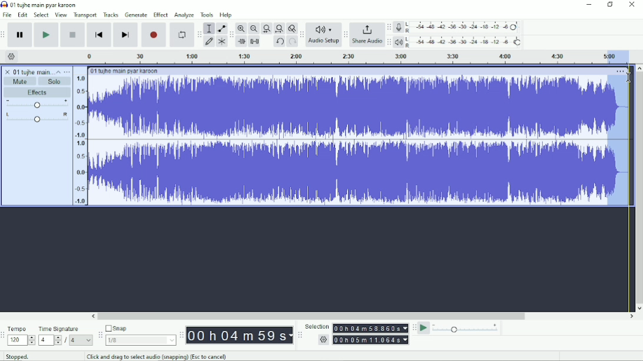 The height and width of the screenshot is (361, 643). Describe the element at coordinates (323, 339) in the screenshot. I see `settings` at that location.